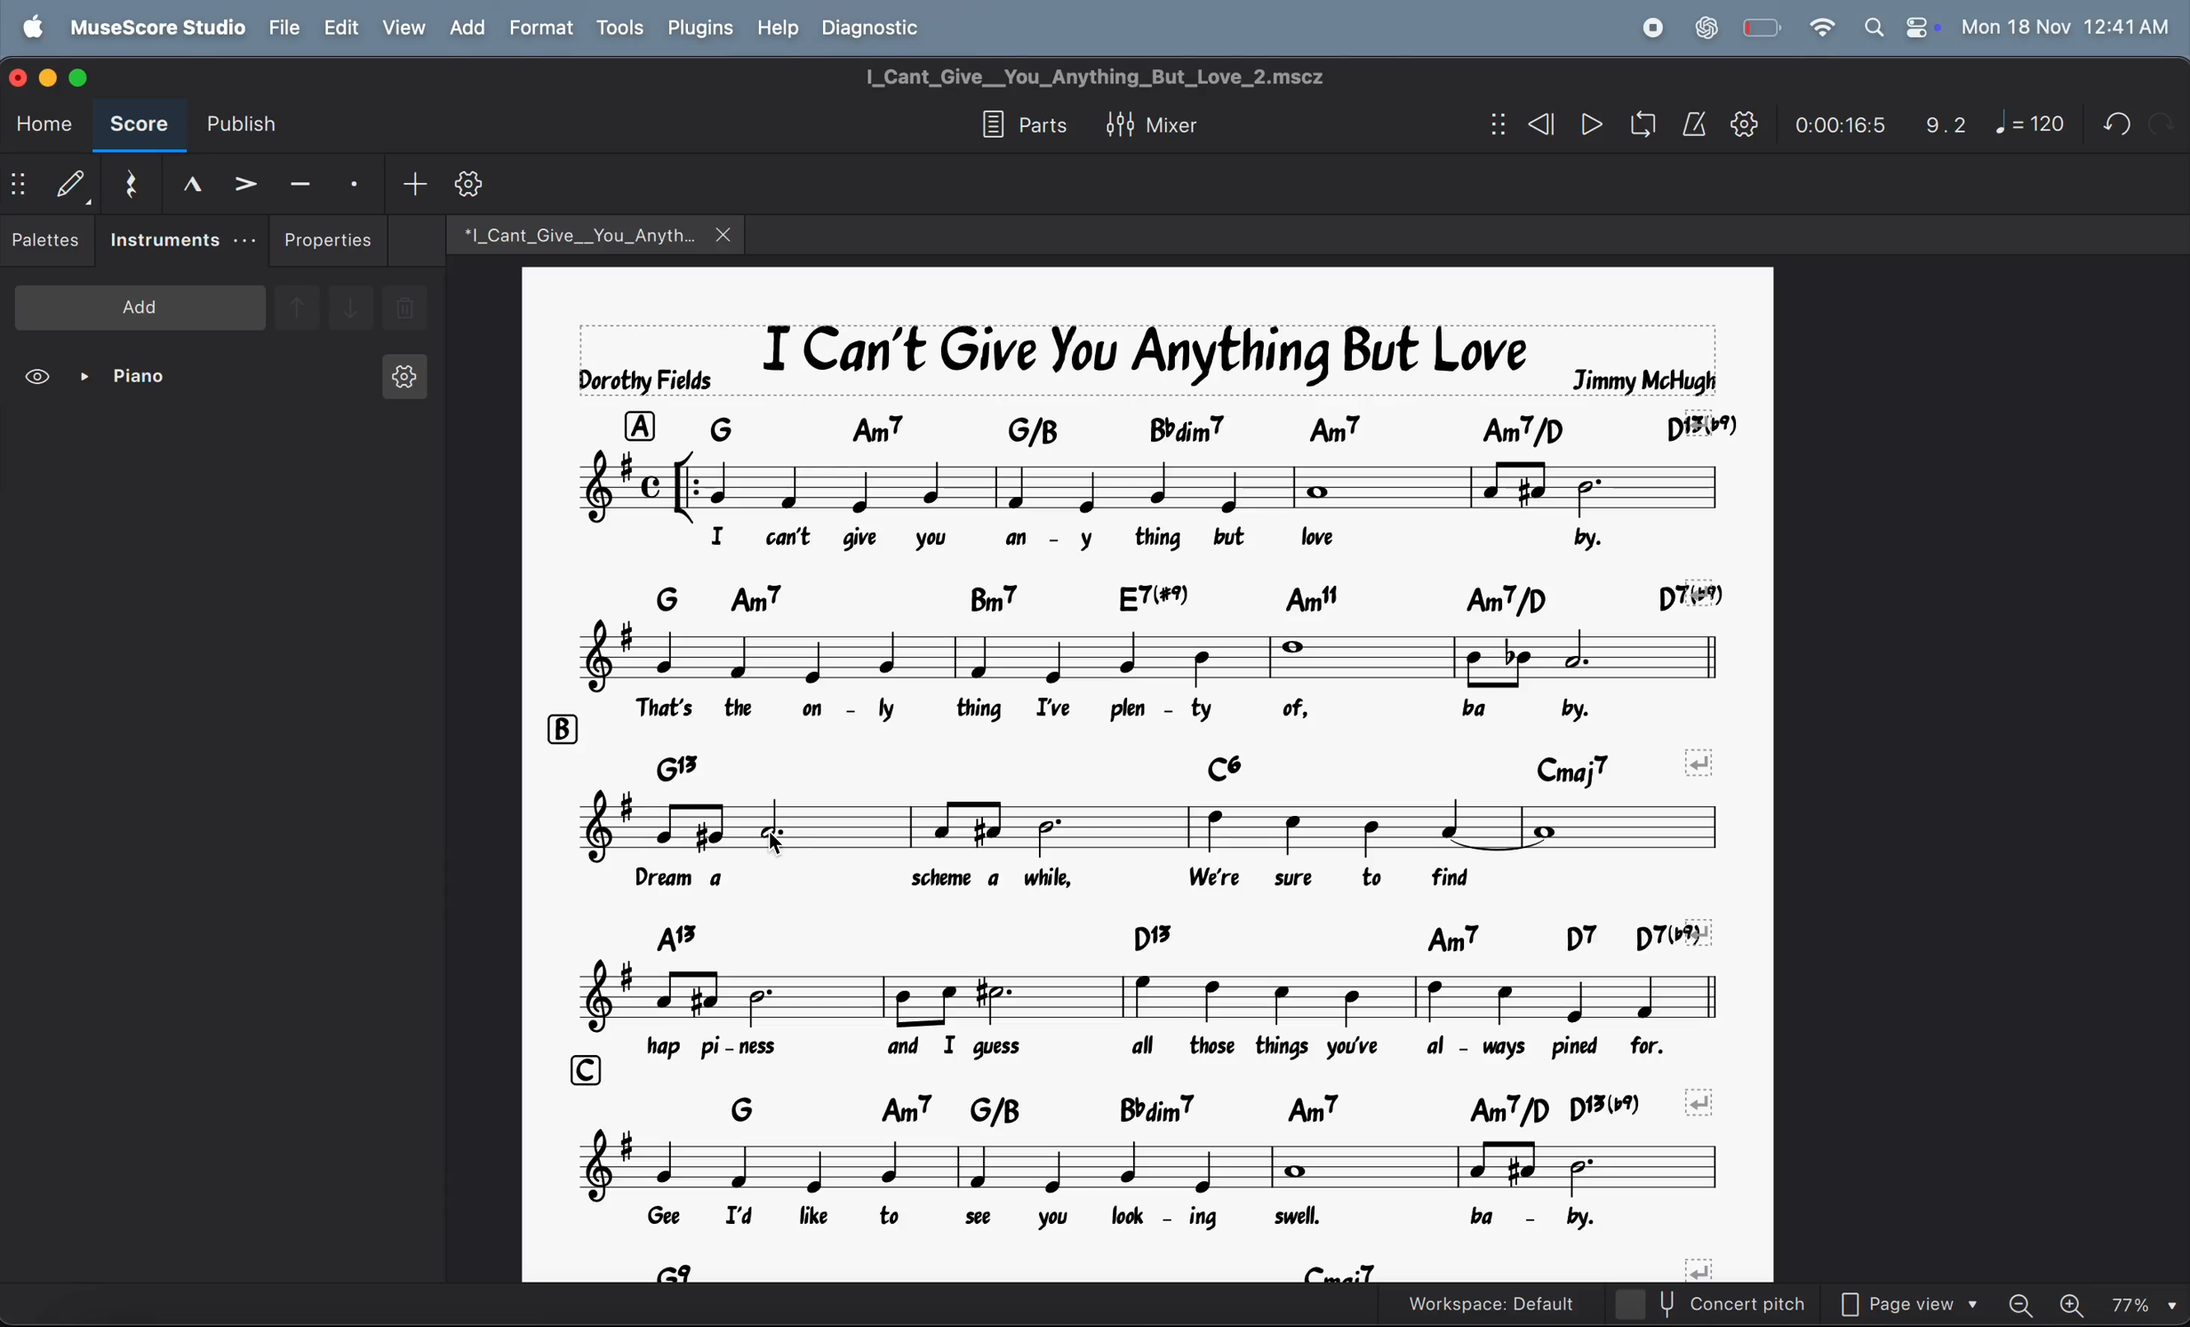  What do you see at coordinates (1183, 1218) in the screenshot?
I see `lyrics` at bounding box center [1183, 1218].